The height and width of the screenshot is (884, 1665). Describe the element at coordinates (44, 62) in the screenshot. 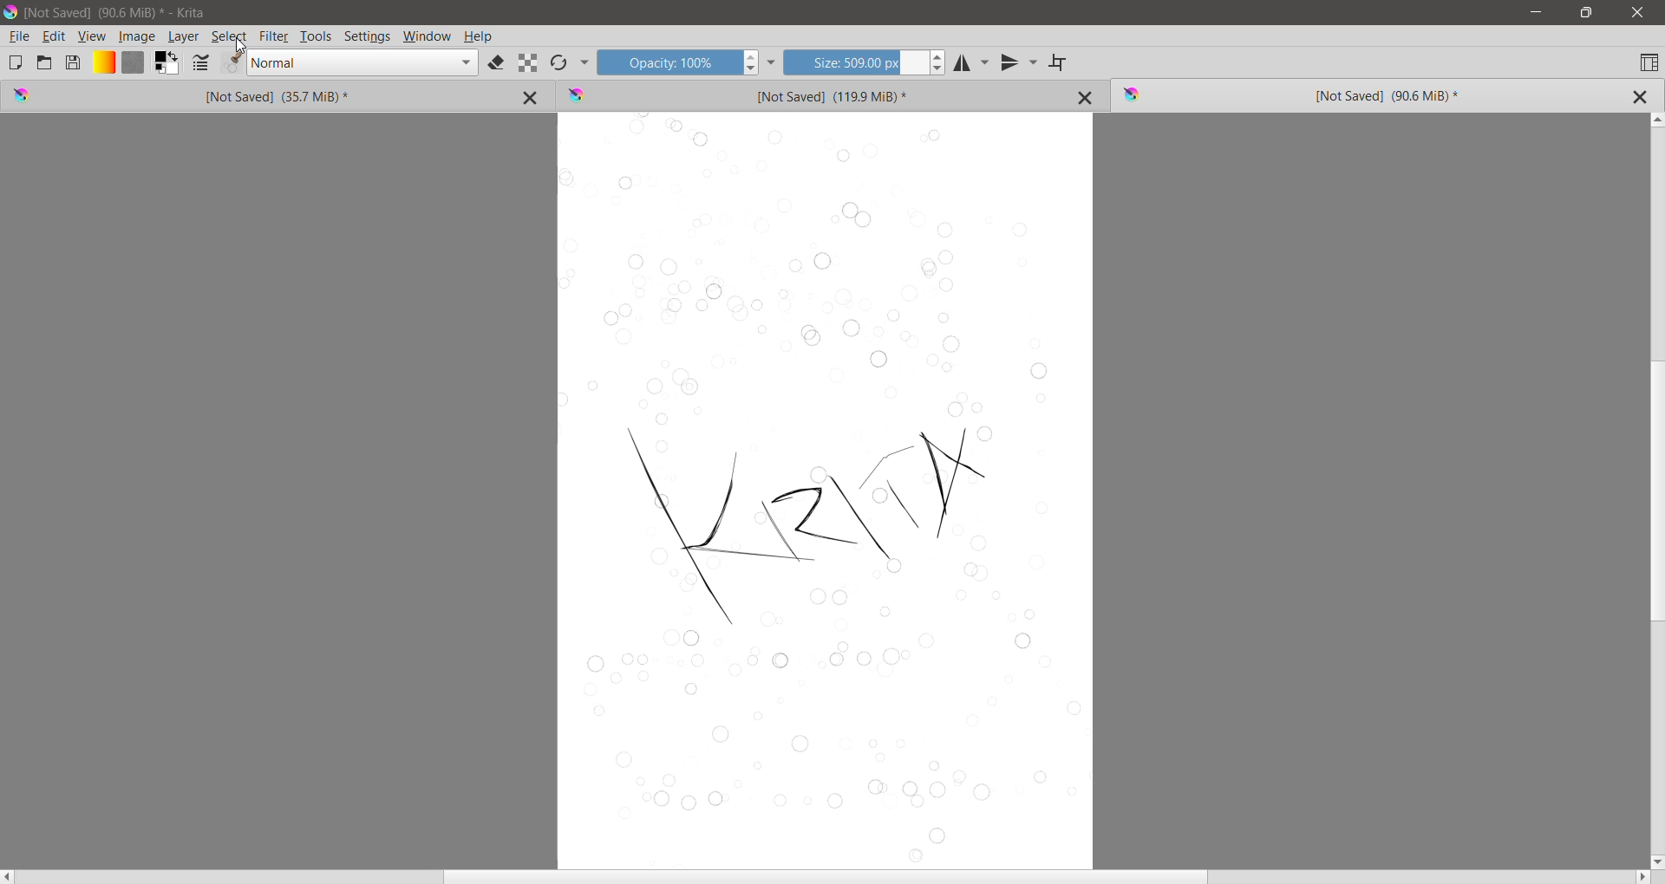

I see `Open an Existing Document` at that location.